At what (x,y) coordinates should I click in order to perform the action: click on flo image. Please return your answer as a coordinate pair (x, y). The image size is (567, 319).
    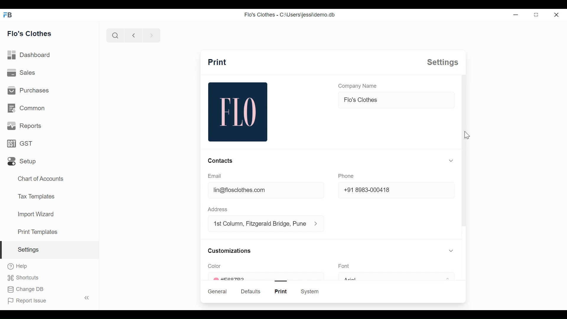
    Looking at the image, I should click on (237, 112).